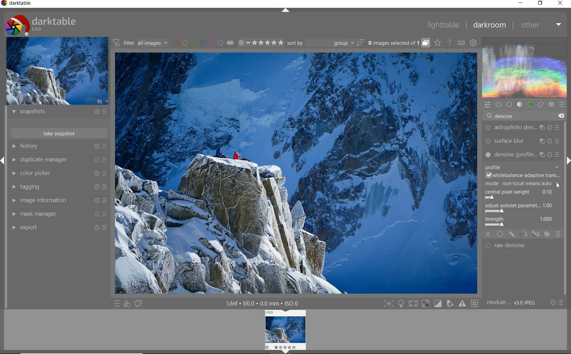  I want to click on waveform, so click(525, 67).